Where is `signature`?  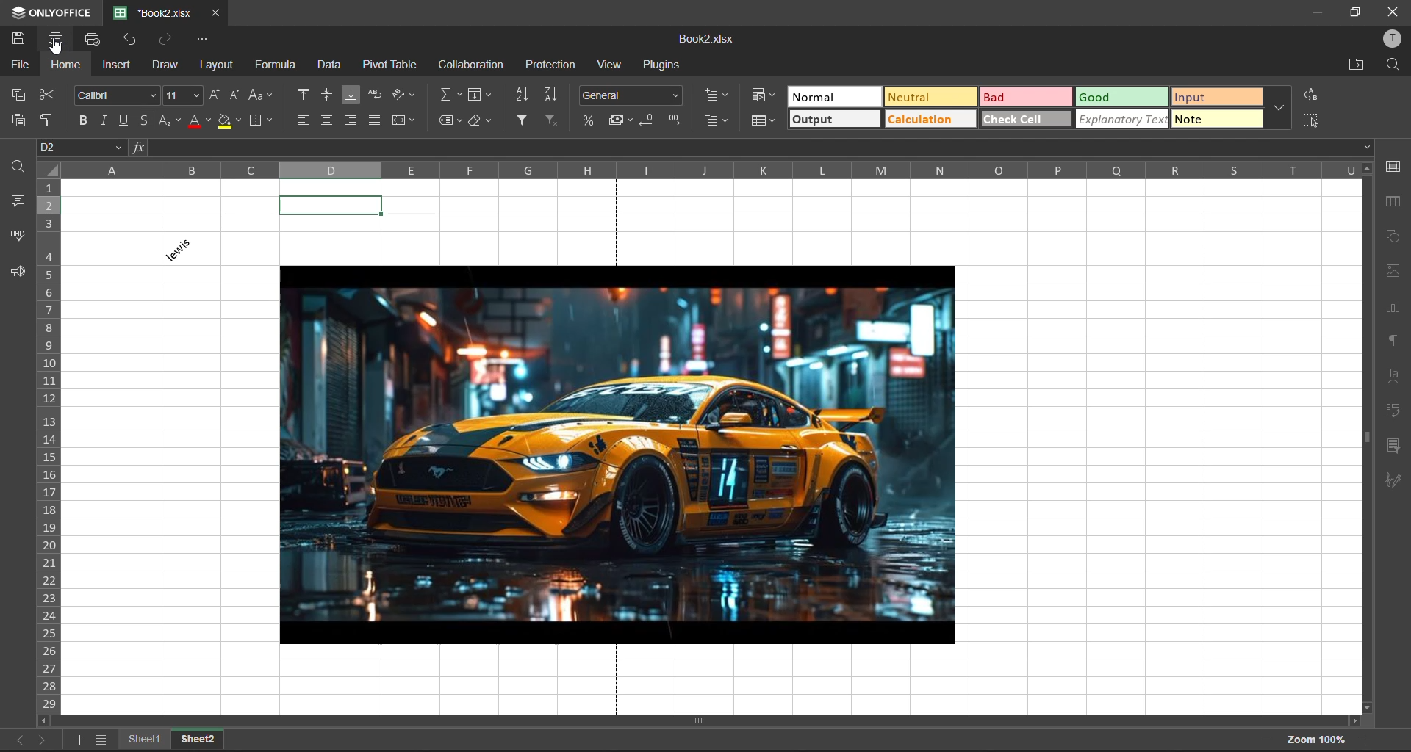 signature is located at coordinates (1393, 479).